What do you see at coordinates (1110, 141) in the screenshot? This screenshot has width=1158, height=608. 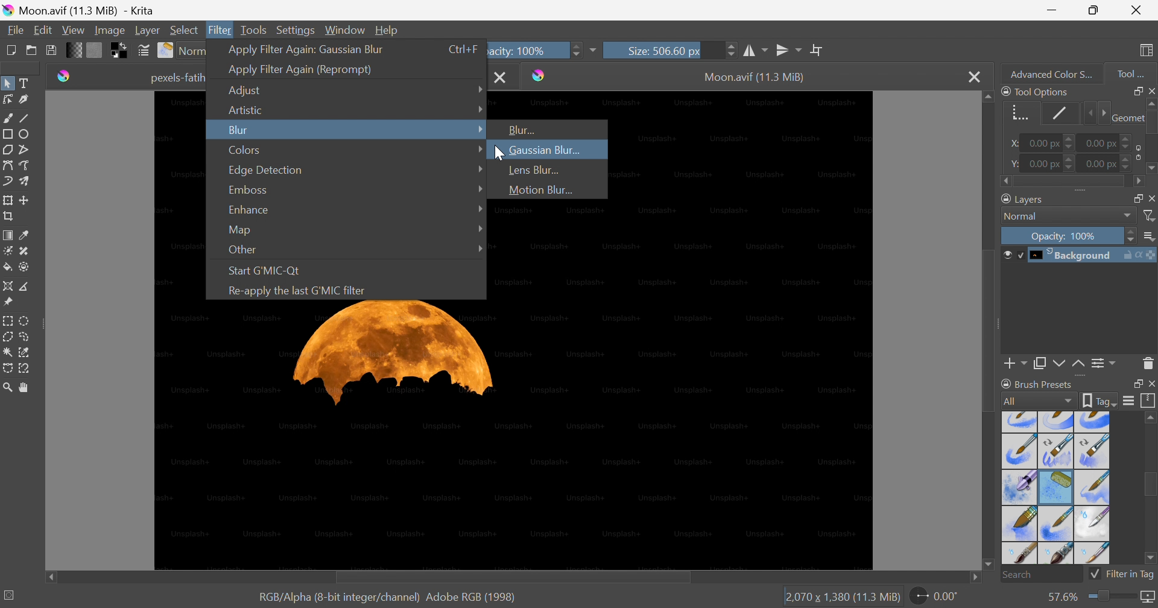 I see `0.00 px` at bounding box center [1110, 141].